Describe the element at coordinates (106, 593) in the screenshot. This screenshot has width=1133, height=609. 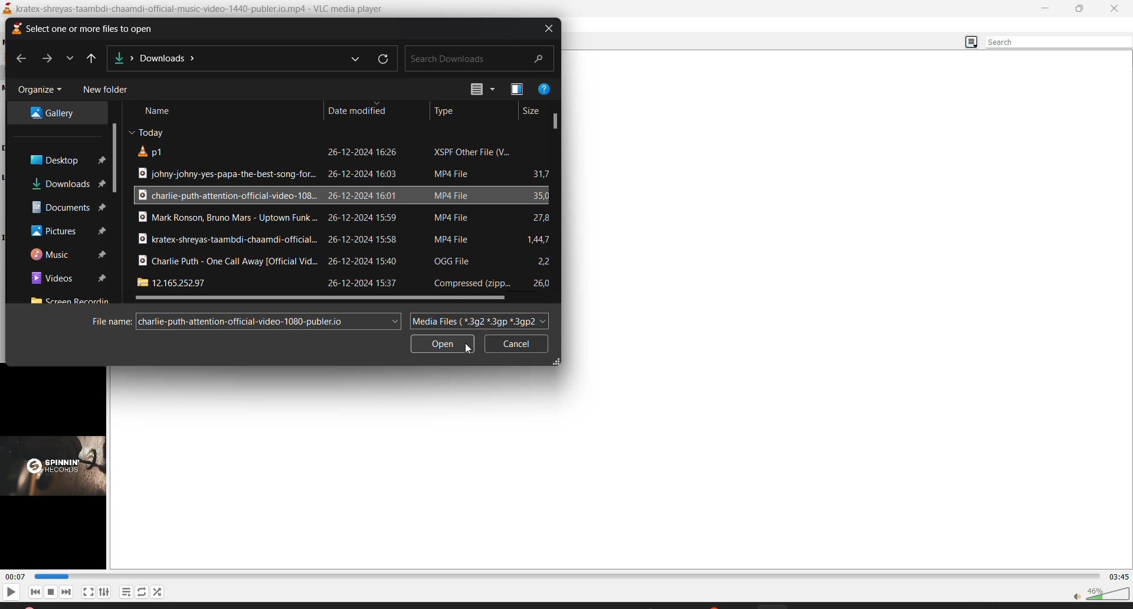
I see `settings` at that location.